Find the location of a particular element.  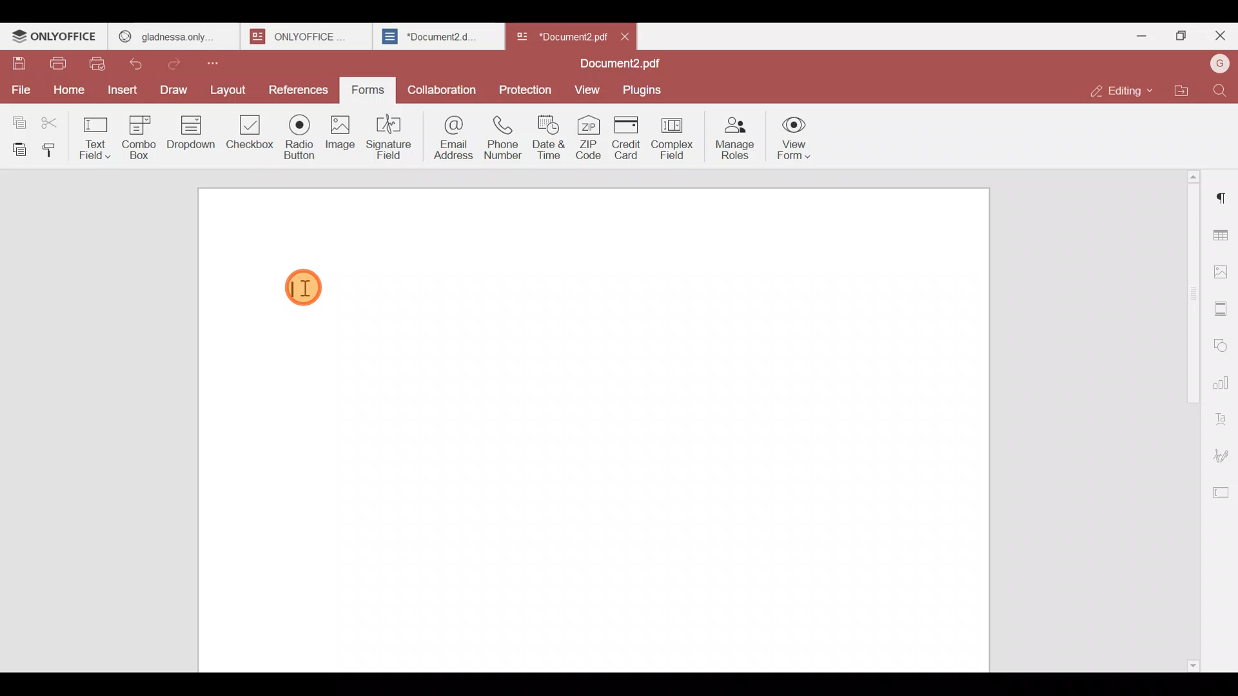

Quick print is located at coordinates (102, 64).